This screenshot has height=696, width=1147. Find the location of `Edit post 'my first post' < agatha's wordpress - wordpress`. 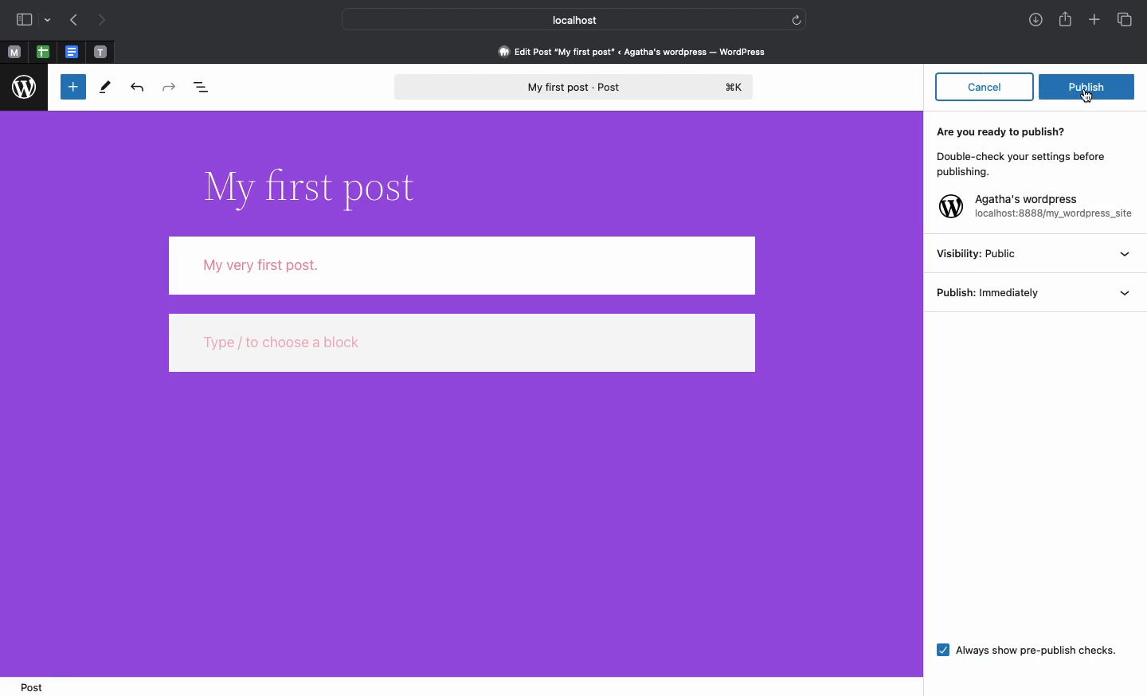

Edit post 'my first post' < agatha's wordpress - wordpress is located at coordinates (632, 51).